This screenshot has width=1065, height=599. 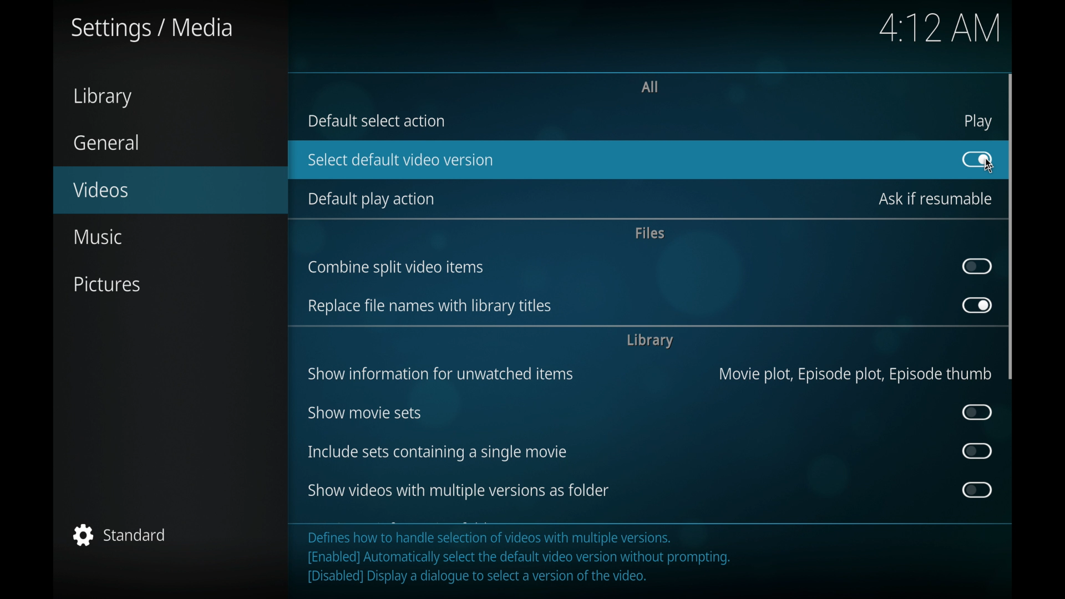 I want to click on show movie sets, so click(x=364, y=413).